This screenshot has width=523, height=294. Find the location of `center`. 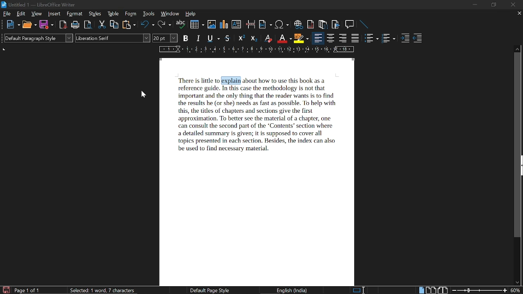

center is located at coordinates (331, 38).